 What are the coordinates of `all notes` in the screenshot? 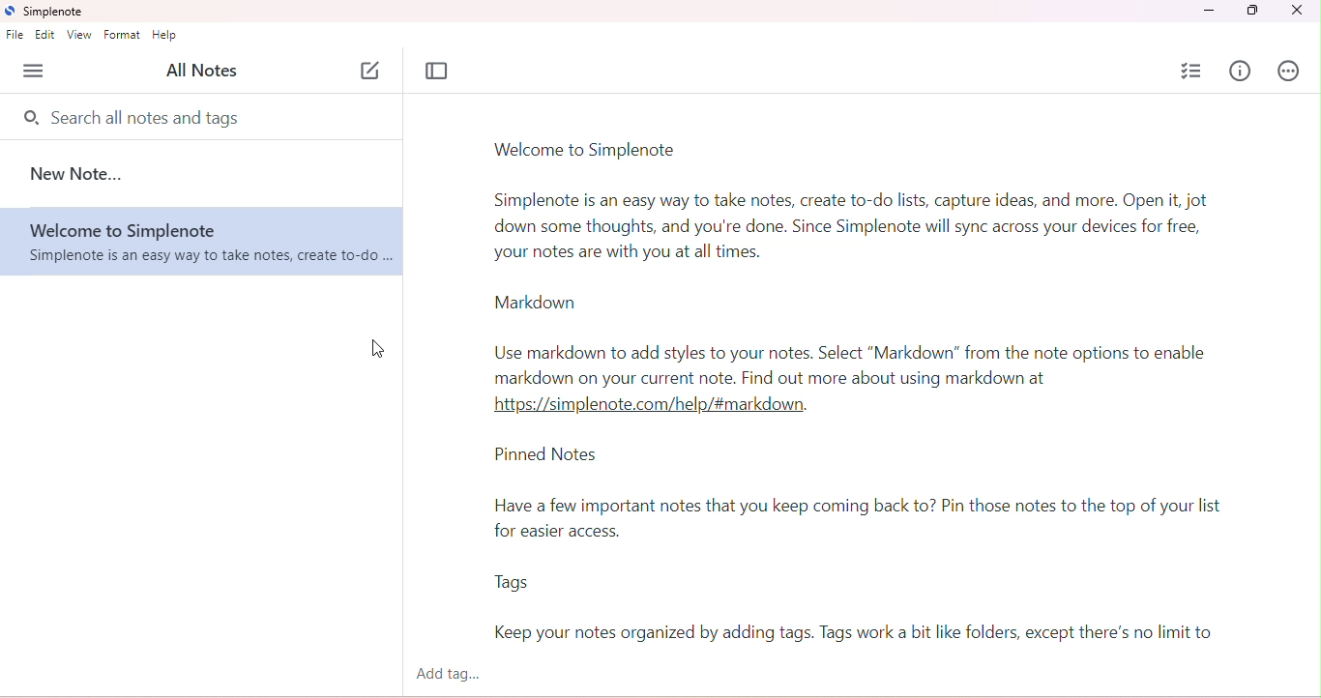 It's located at (209, 70).